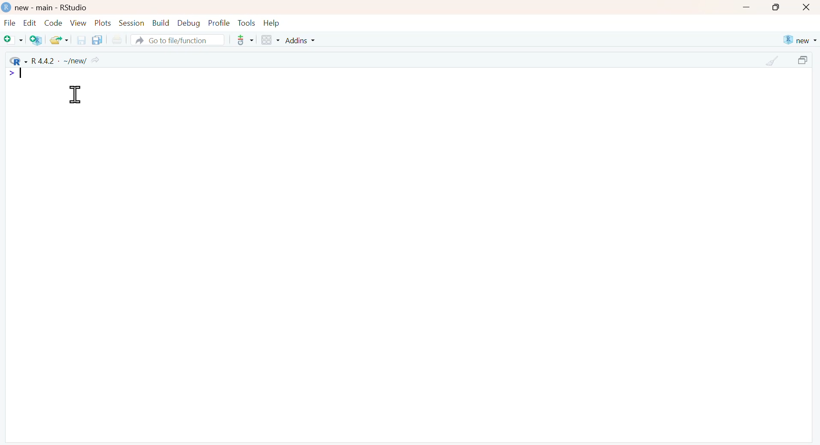  Describe the element at coordinates (17, 74) in the screenshot. I see `typing cursor` at that location.